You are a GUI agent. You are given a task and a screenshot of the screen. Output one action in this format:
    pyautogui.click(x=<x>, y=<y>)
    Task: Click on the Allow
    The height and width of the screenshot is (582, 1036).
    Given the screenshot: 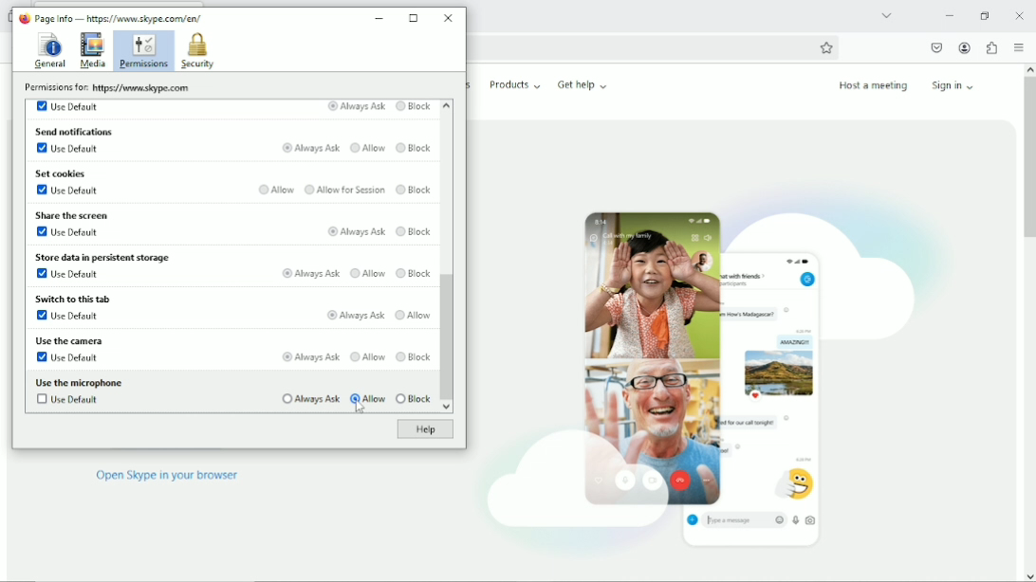 What is the action you would take?
    pyautogui.click(x=368, y=272)
    